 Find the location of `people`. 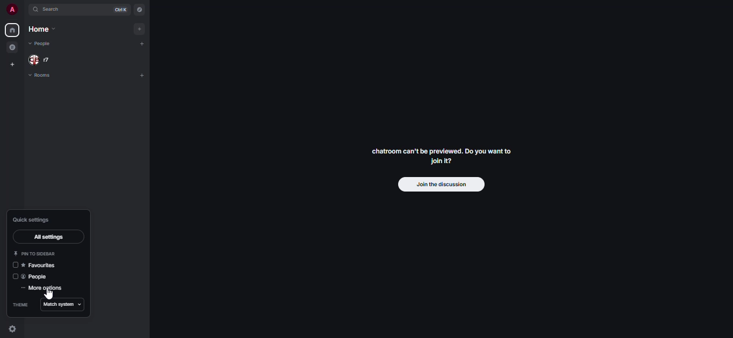

people is located at coordinates (37, 277).